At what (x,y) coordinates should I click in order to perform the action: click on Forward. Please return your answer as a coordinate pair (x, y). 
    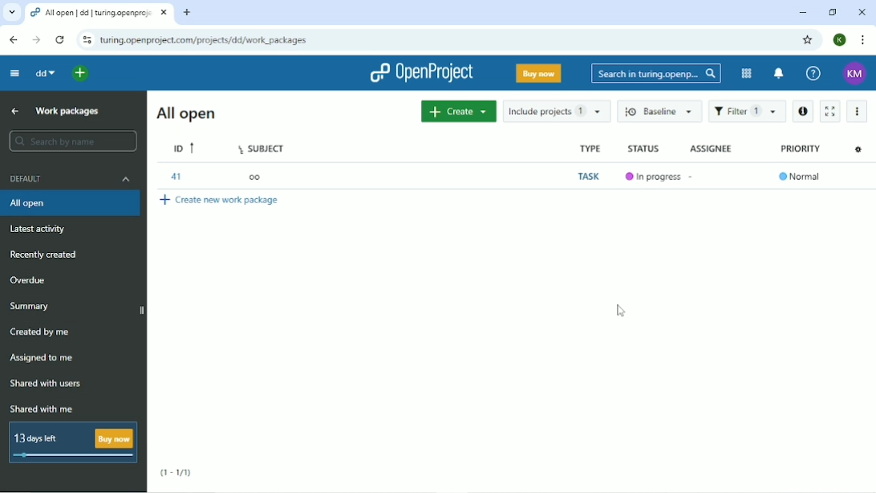
    Looking at the image, I should click on (39, 40).